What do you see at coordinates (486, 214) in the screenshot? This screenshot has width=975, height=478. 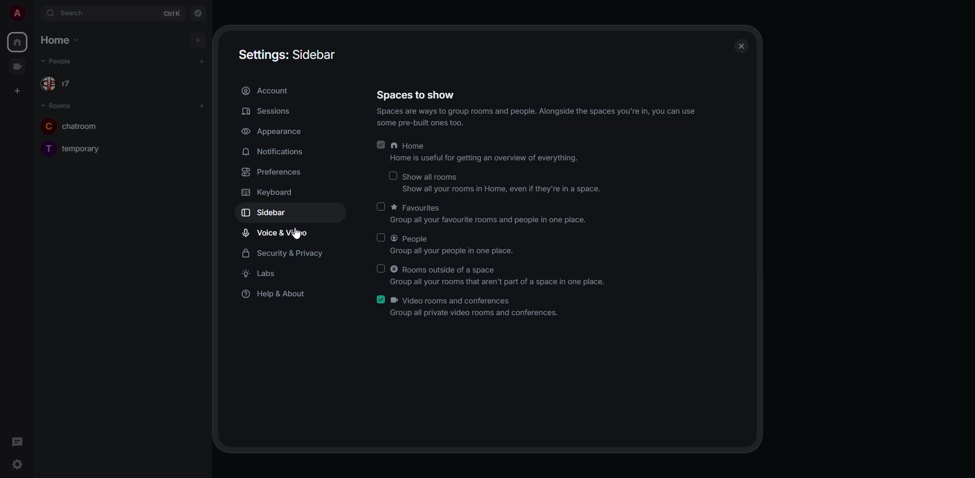 I see `favorites` at bounding box center [486, 214].